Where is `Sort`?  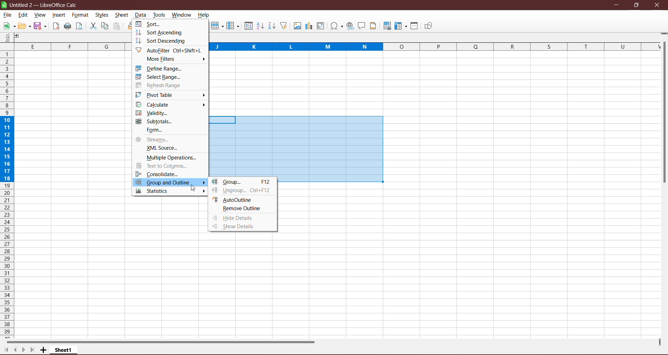 Sort is located at coordinates (150, 24).